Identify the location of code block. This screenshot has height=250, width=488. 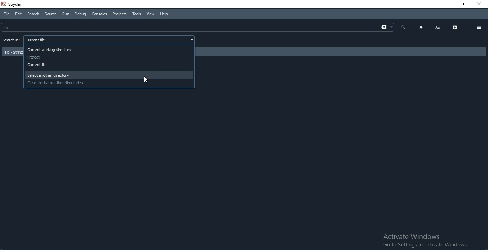
(421, 28).